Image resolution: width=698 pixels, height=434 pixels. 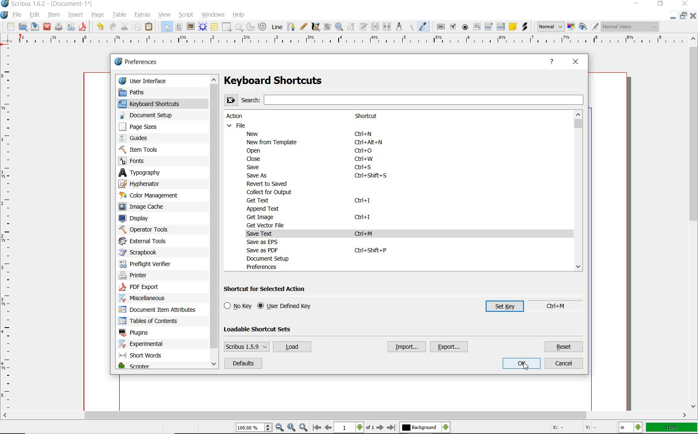 I want to click on typography, so click(x=147, y=173).